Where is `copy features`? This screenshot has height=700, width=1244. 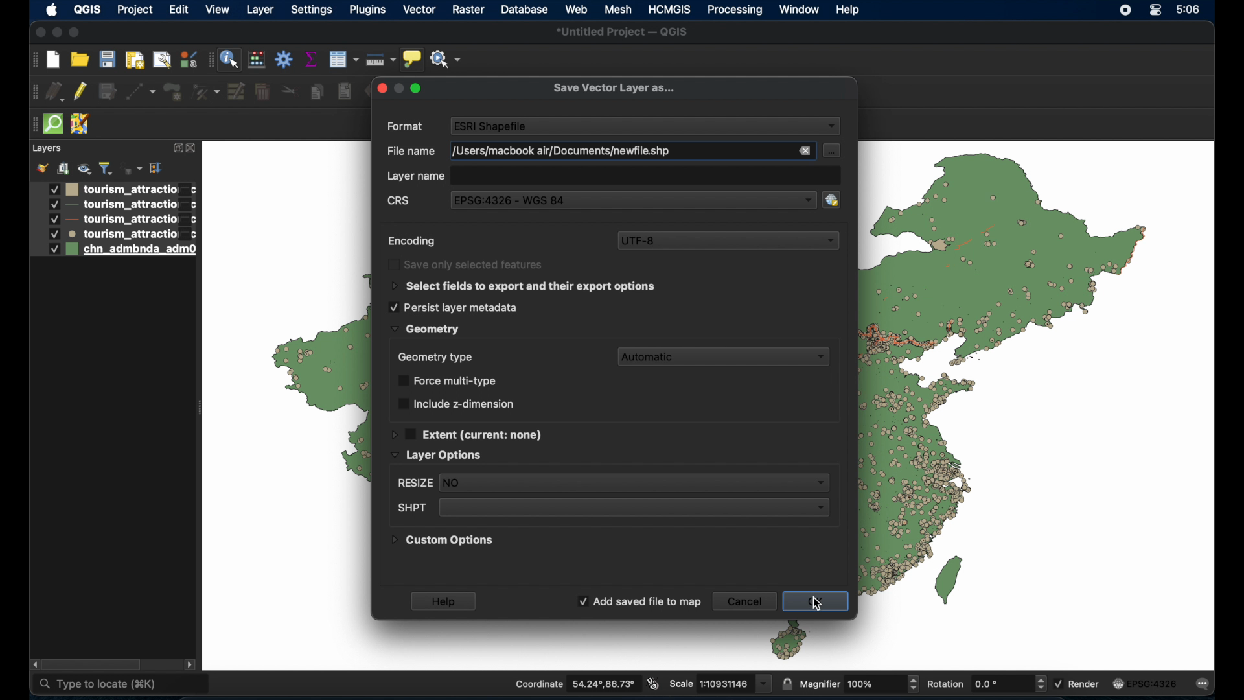
copy features is located at coordinates (316, 92).